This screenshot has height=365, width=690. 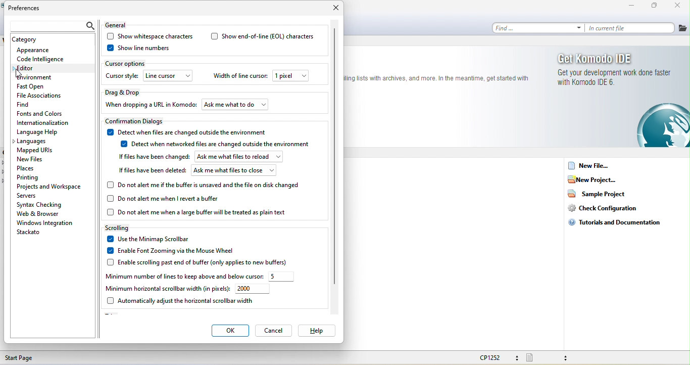 What do you see at coordinates (37, 77) in the screenshot?
I see `environment` at bounding box center [37, 77].